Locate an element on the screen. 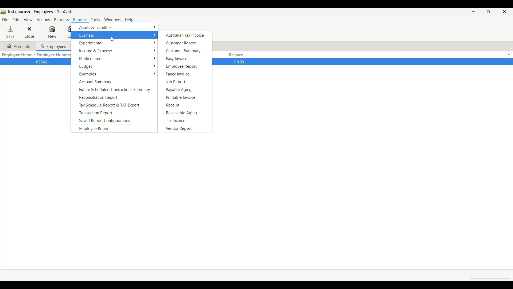 The width and height of the screenshot is (513, 289). Experimental options is located at coordinates (114, 43).